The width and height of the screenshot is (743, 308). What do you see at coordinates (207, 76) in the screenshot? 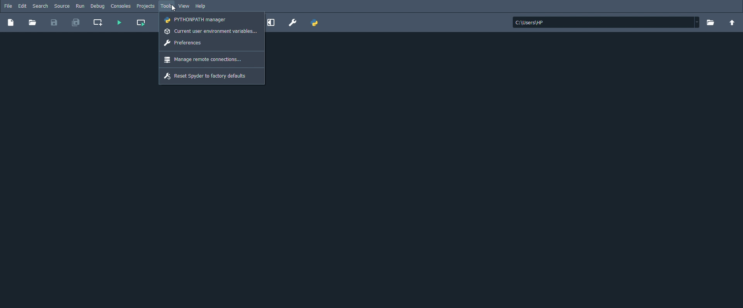
I see `Reset Spyder to factory defaults` at bounding box center [207, 76].